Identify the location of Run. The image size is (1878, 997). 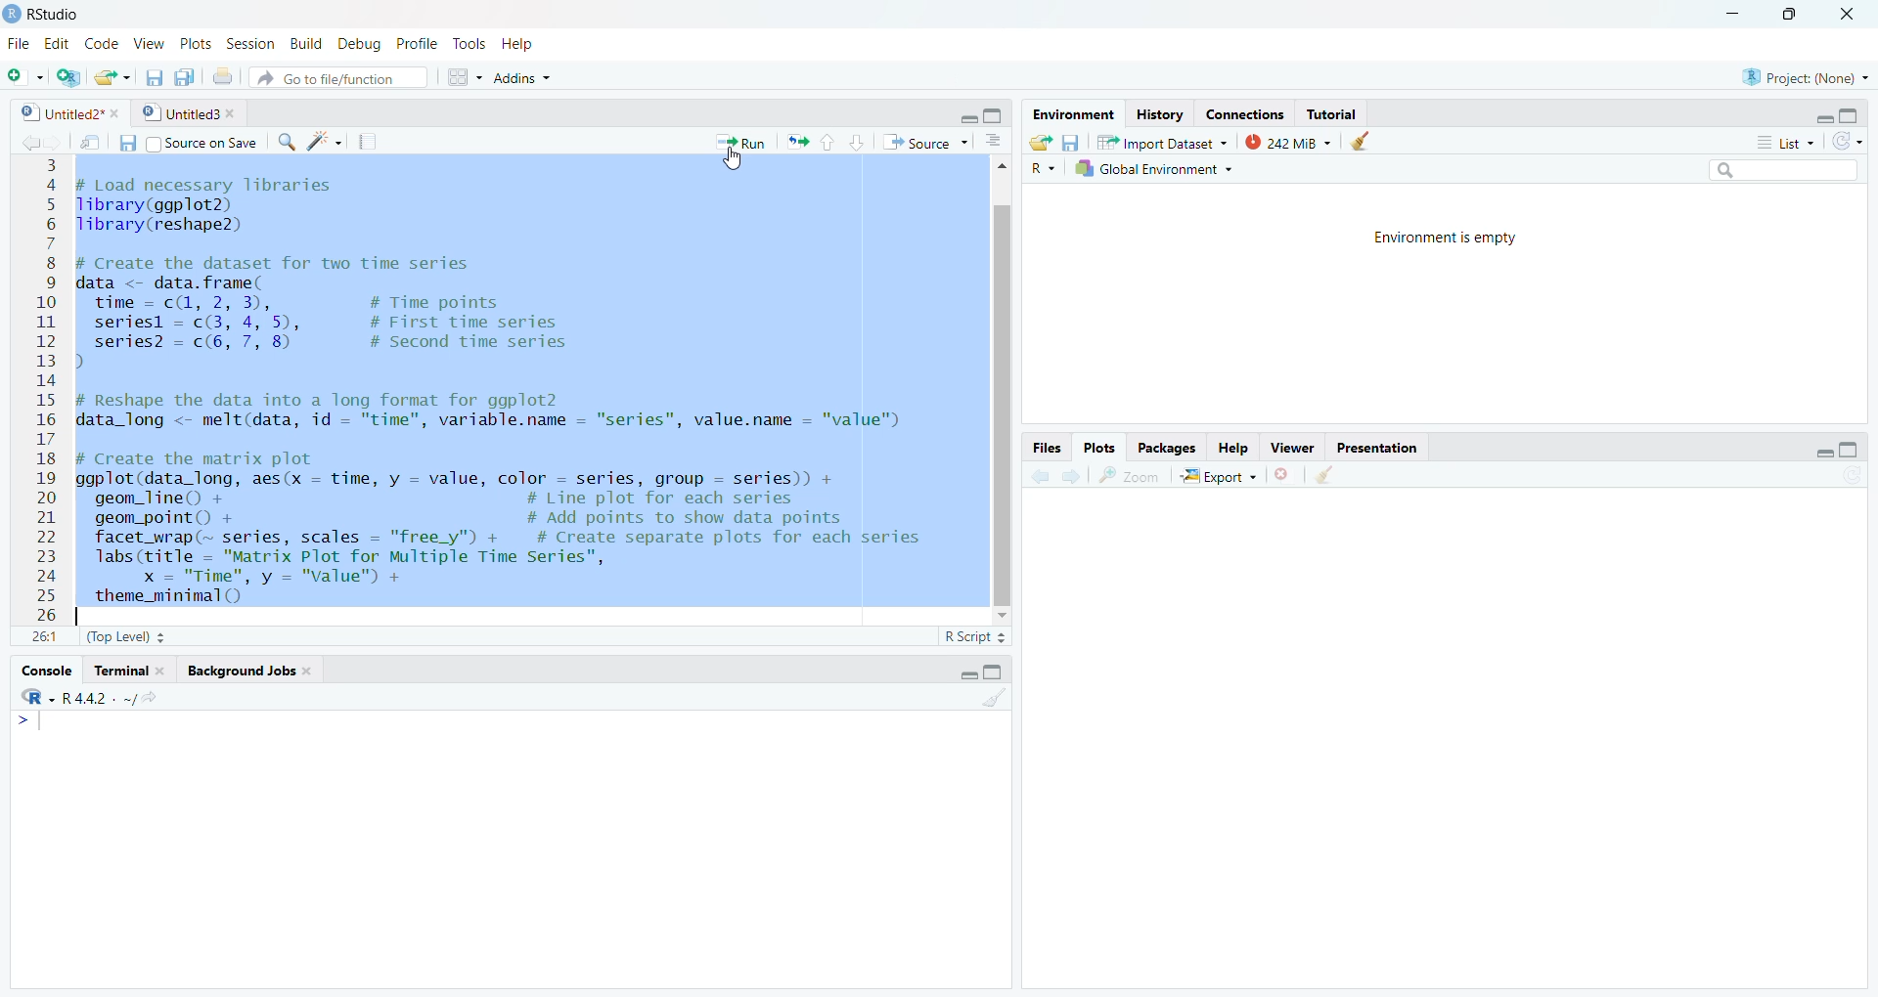
(742, 142).